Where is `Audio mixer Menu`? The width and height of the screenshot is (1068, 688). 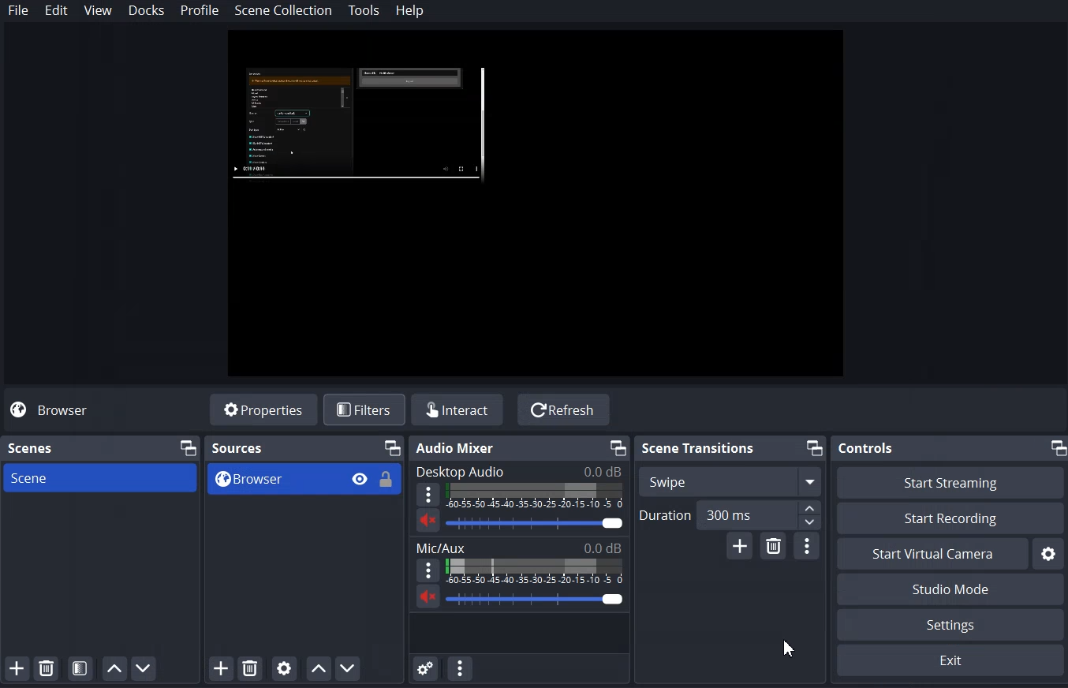
Audio mixer Menu is located at coordinates (461, 668).